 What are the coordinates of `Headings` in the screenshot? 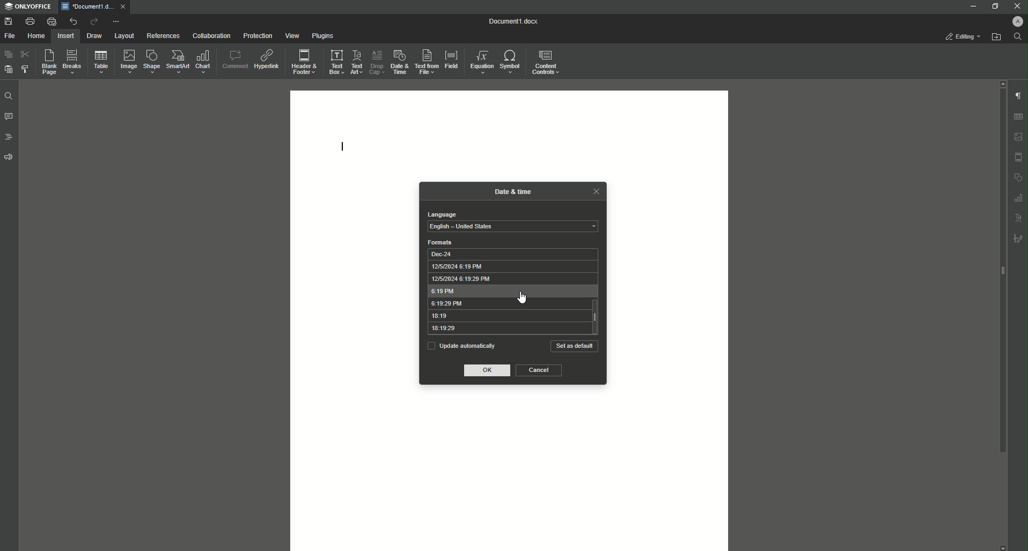 It's located at (8, 136).